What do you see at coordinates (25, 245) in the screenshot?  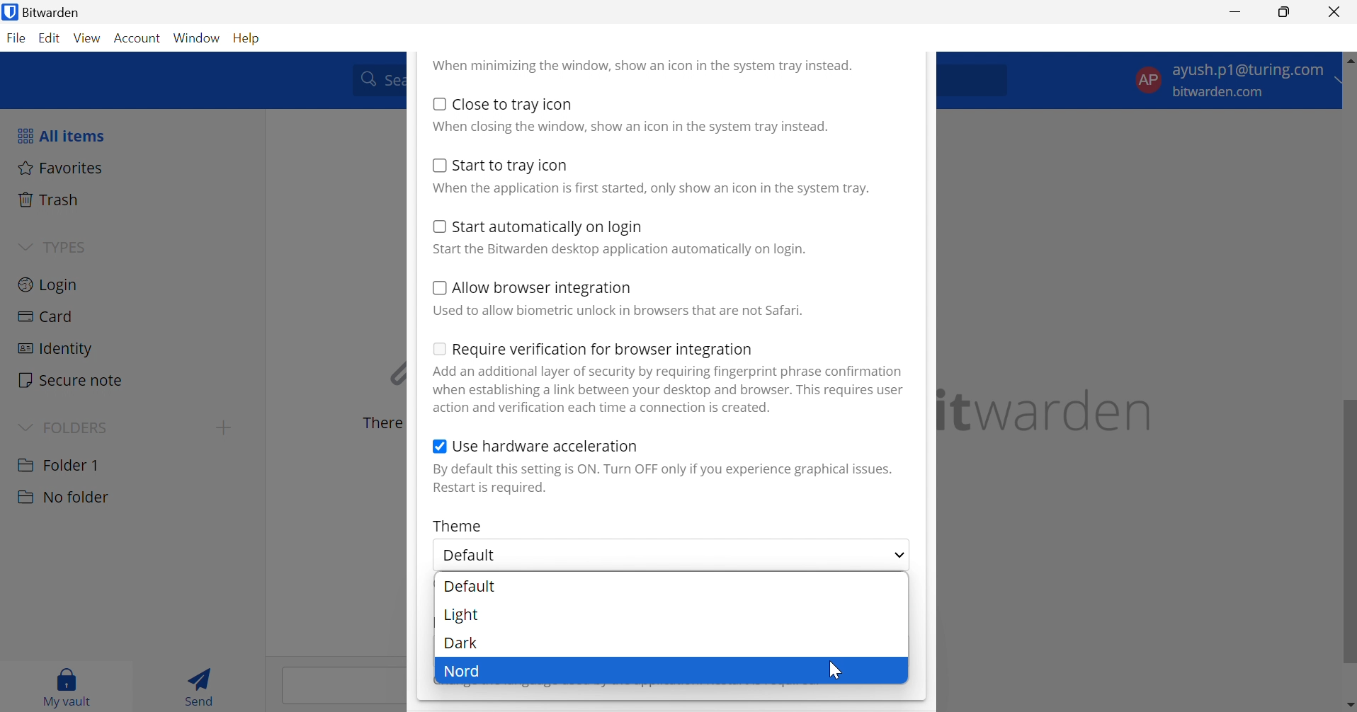 I see `Drop Down` at bounding box center [25, 245].